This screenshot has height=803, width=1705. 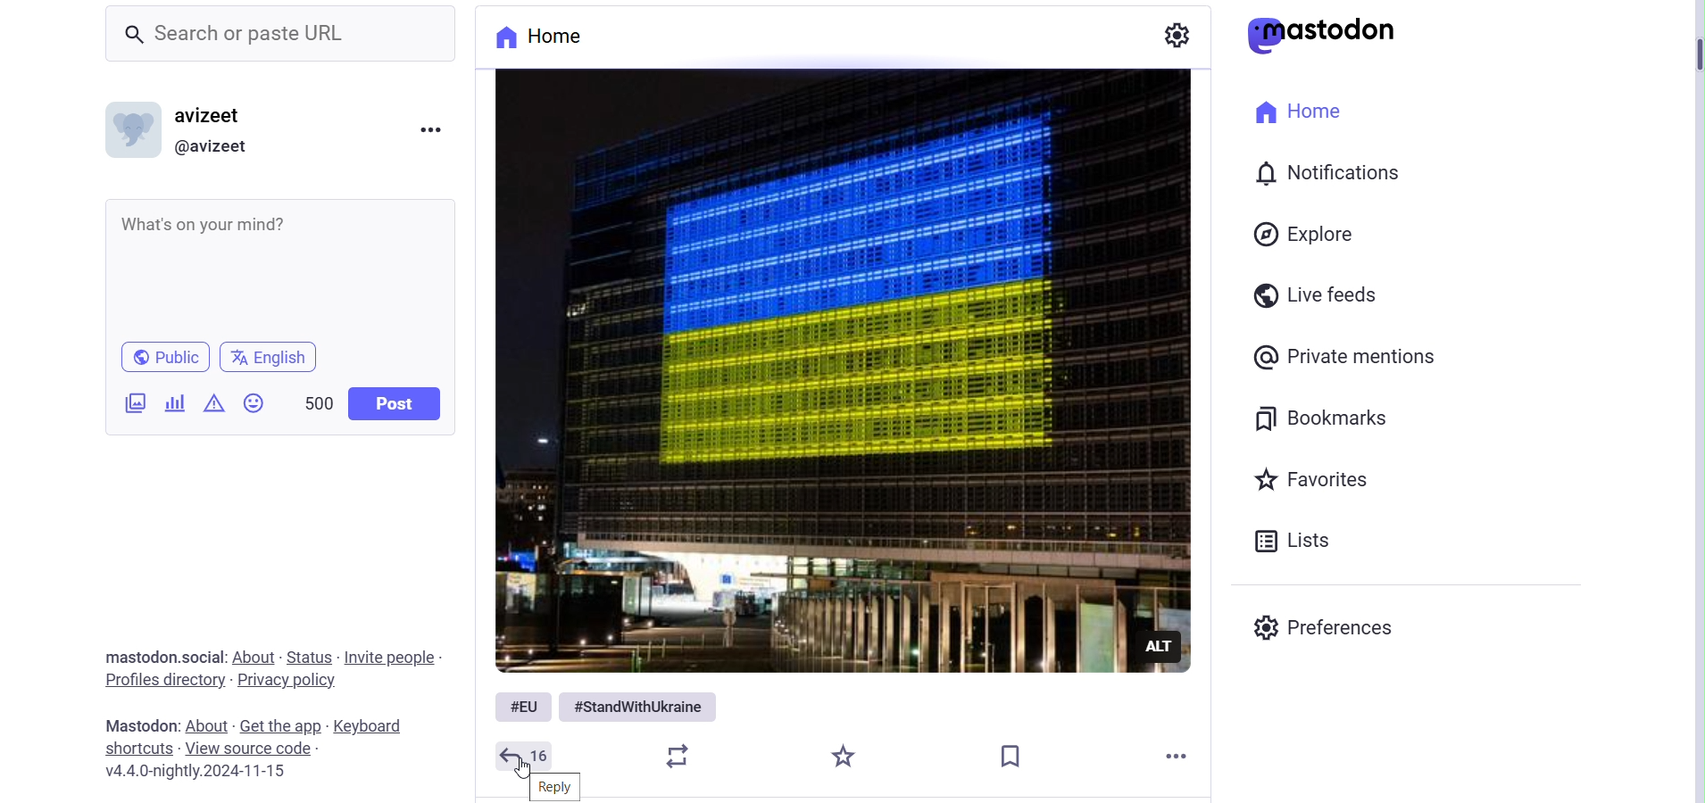 I want to click on Bookmarks, so click(x=1326, y=418).